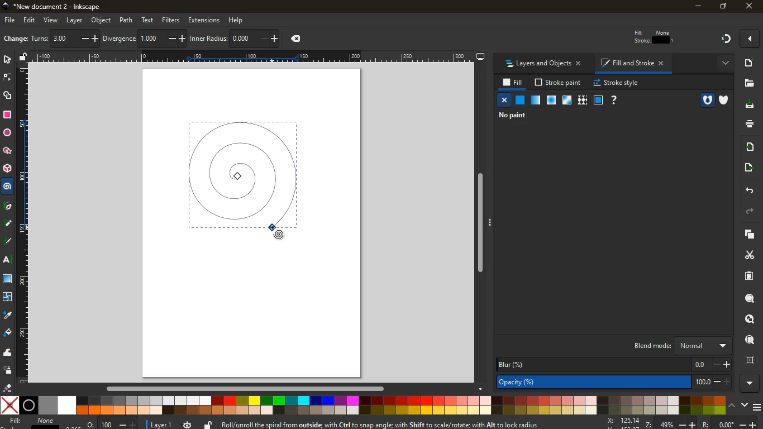 This screenshot has width=763, height=429. Describe the element at coordinates (750, 6) in the screenshot. I see `` at that location.